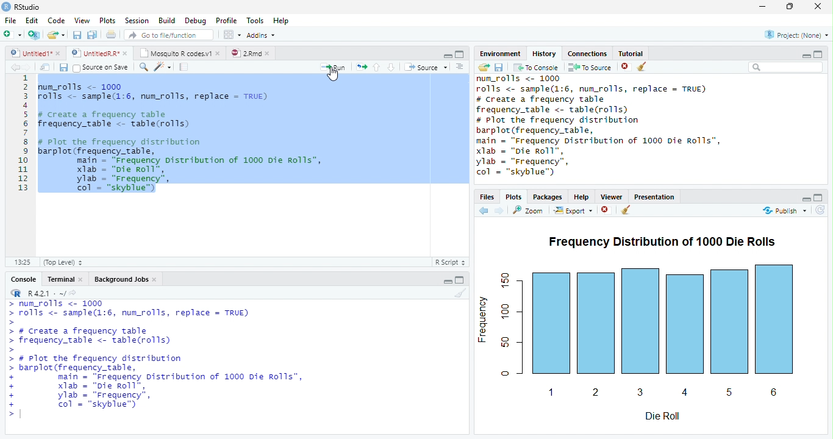 The height and width of the screenshot is (439, 833). I want to click on Workspace panes, so click(231, 35).